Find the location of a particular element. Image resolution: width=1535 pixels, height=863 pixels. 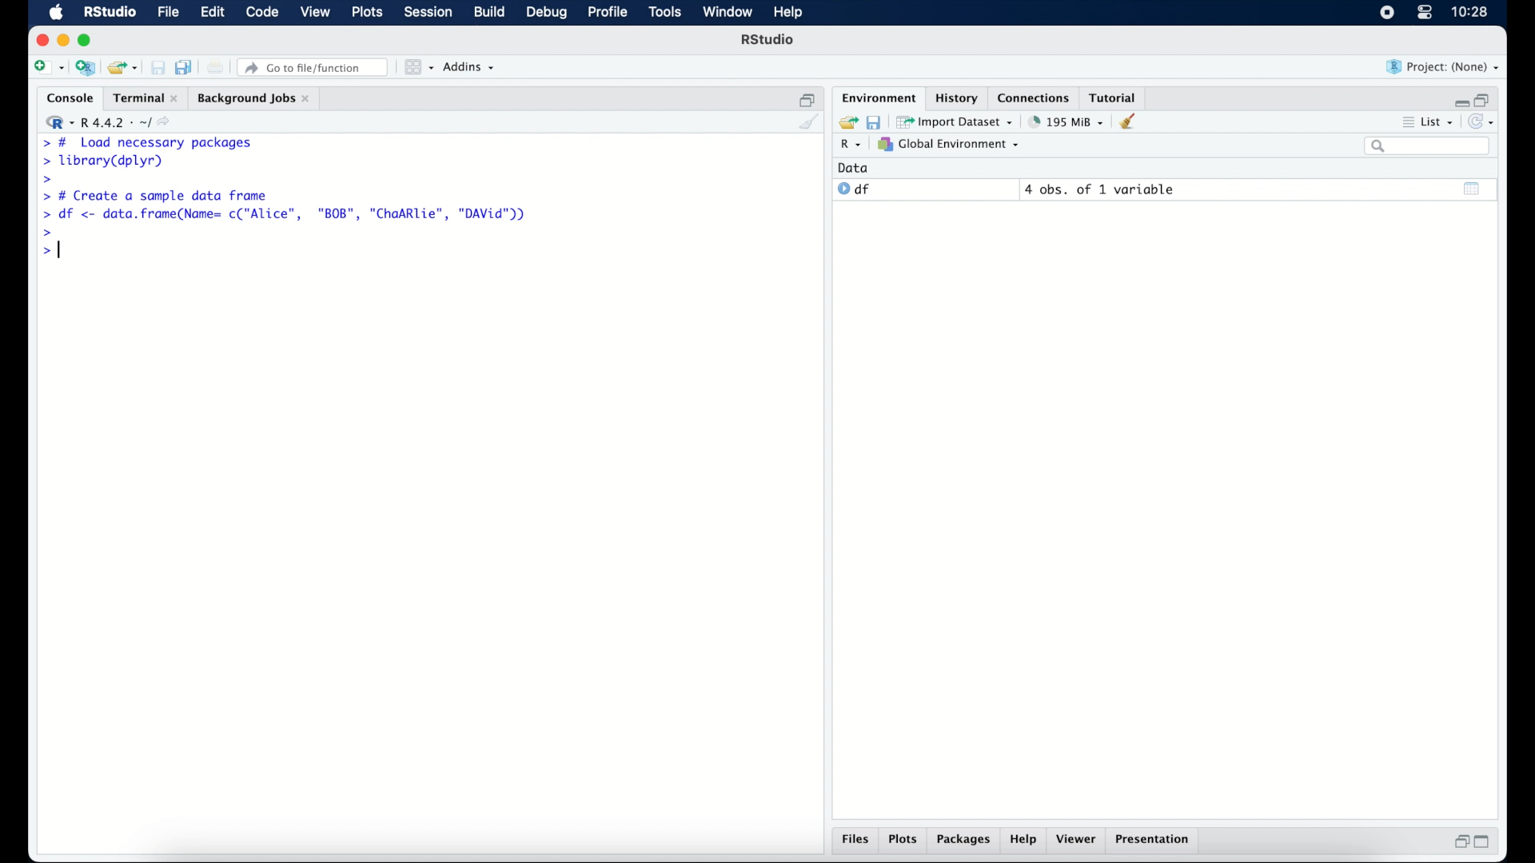

R is located at coordinates (848, 146).